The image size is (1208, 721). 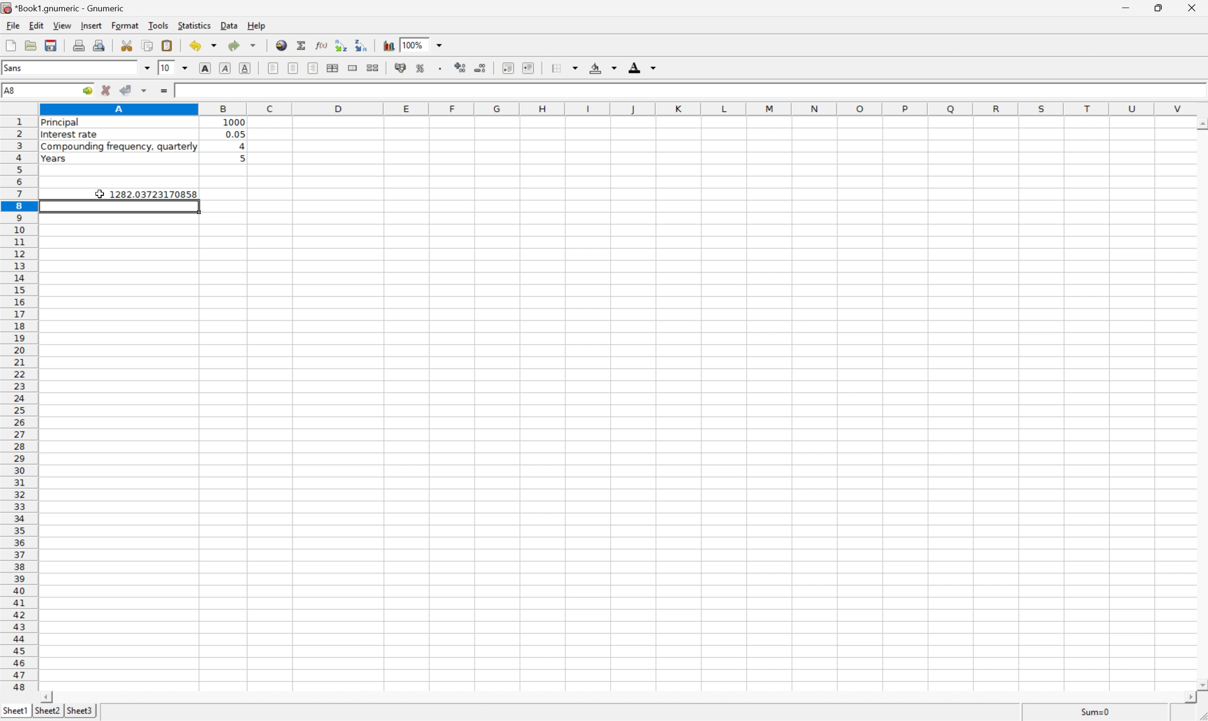 I want to click on print preview, so click(x=99, y=45).